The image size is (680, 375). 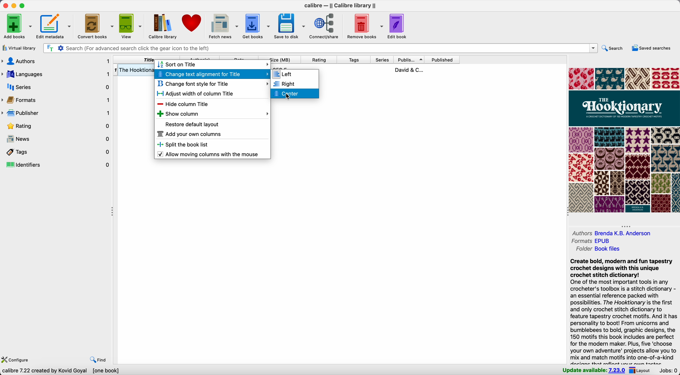 I want to click on connect/share, so click(x=325, y=27).